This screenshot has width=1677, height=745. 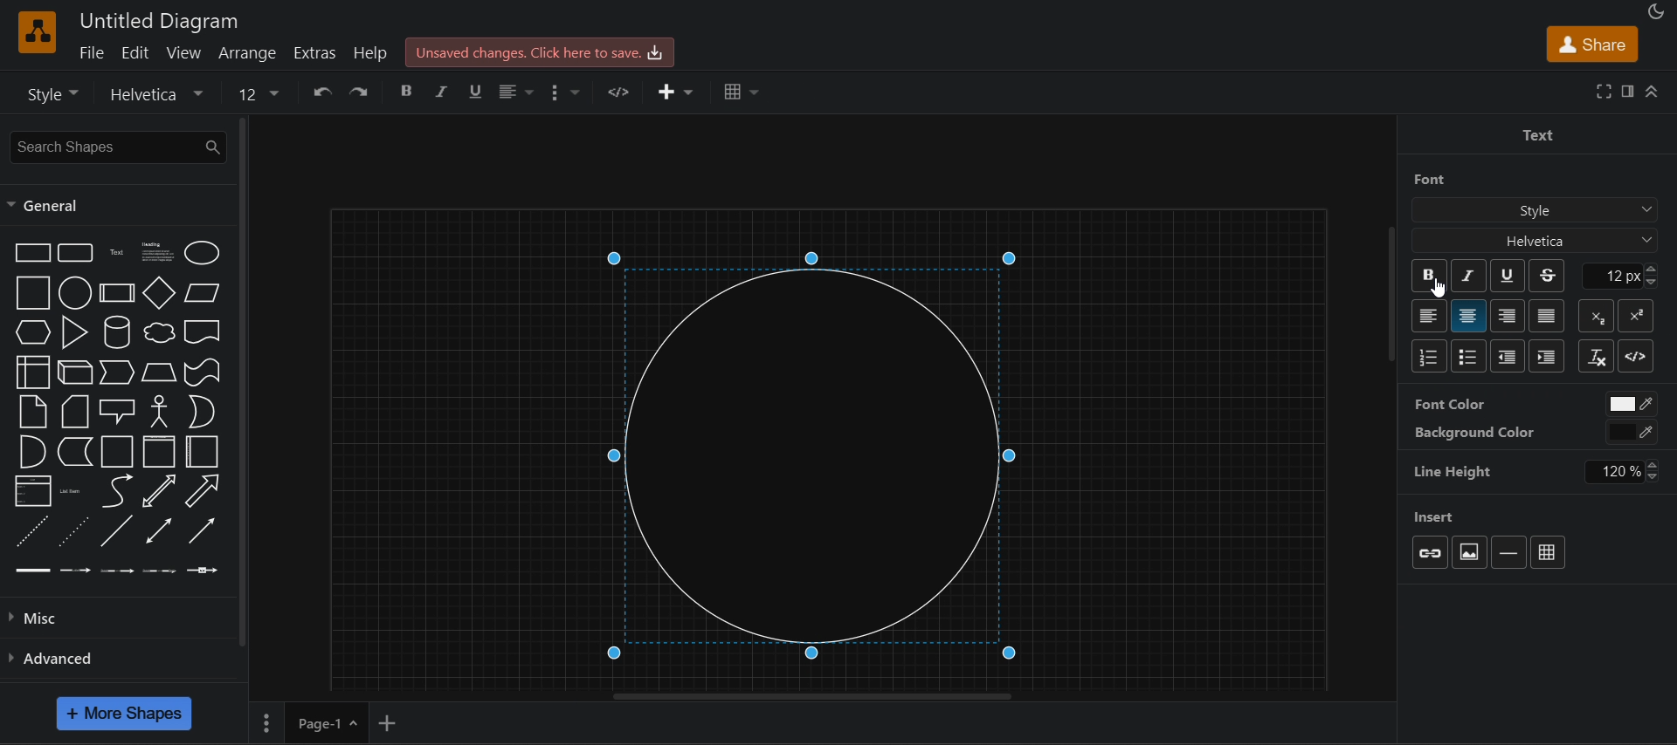 I want to click on right align, so click(x=1508, y=315).